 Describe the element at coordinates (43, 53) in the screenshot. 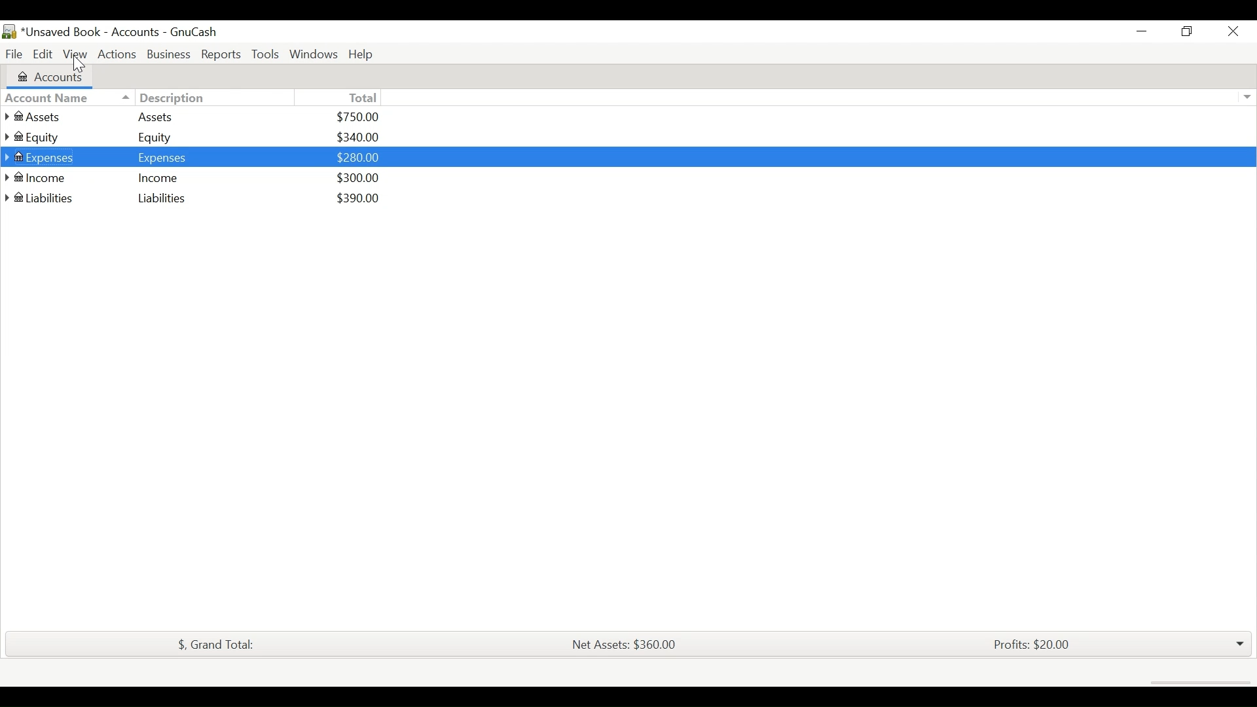

I see `Edit` at that location.